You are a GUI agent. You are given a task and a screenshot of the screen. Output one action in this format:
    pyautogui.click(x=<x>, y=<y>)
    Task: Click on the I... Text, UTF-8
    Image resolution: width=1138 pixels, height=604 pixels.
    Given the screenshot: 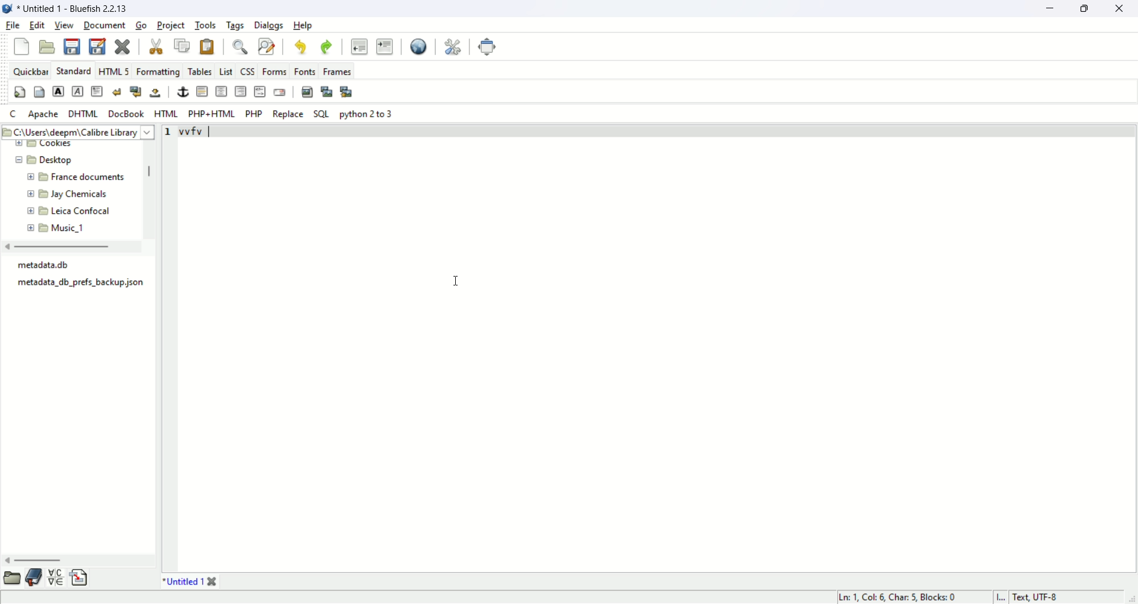 What is the action you would take?
    pyautogui.click(x=1031, y=597)
    